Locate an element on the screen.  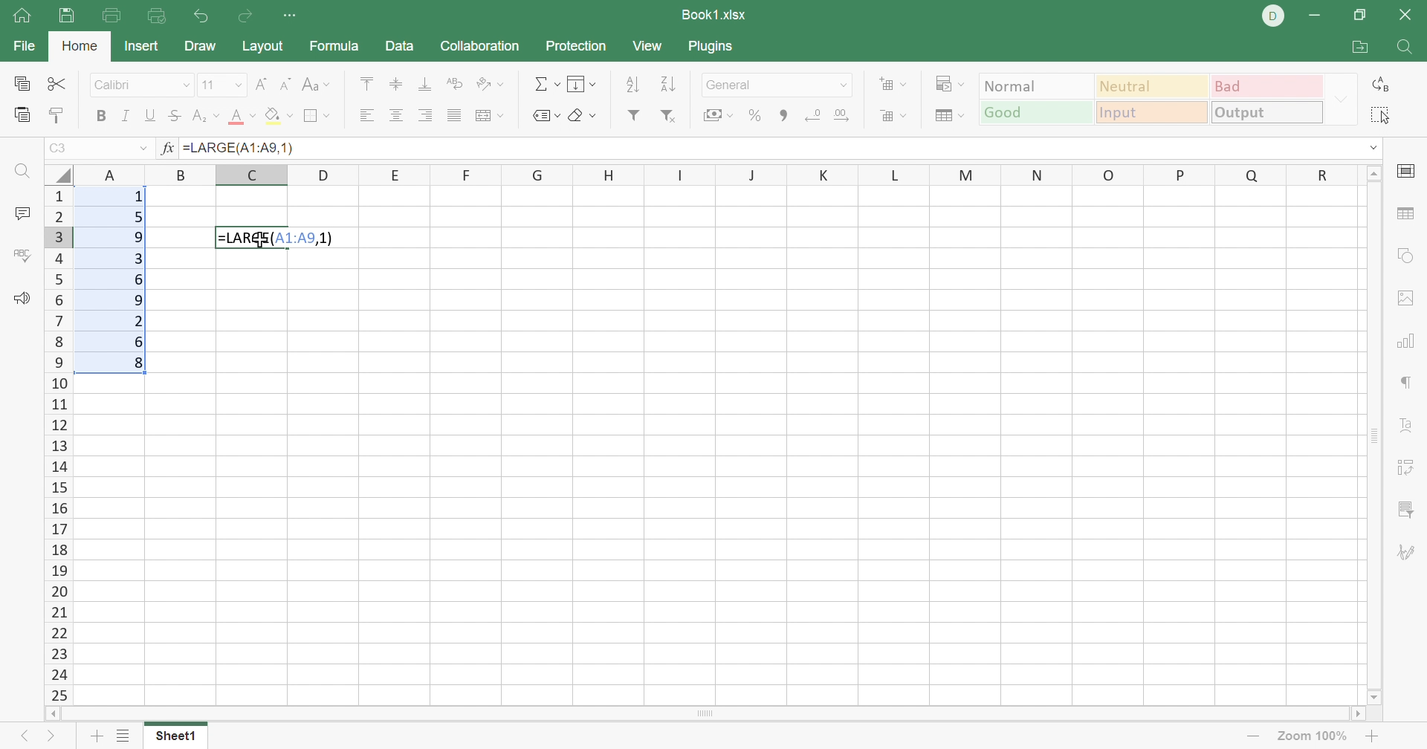
Formula is located at coordinates (333, 48).